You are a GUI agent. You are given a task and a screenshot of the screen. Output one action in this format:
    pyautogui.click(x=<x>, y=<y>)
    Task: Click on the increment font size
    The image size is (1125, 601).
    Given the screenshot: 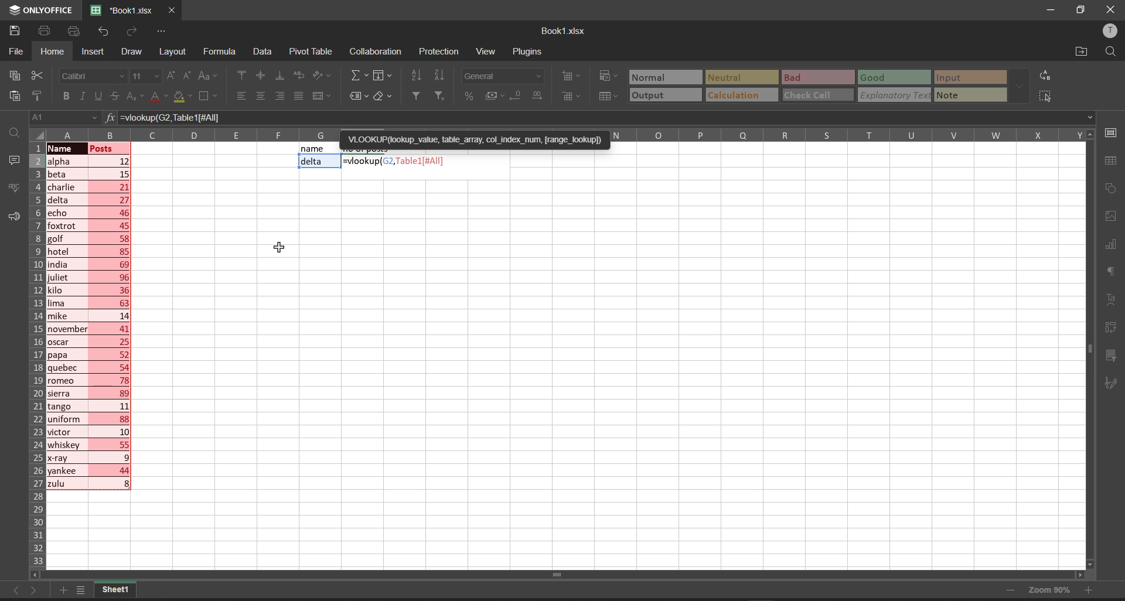 What is the action you would take?
    pyautogui.click(x=171, y=76)
    